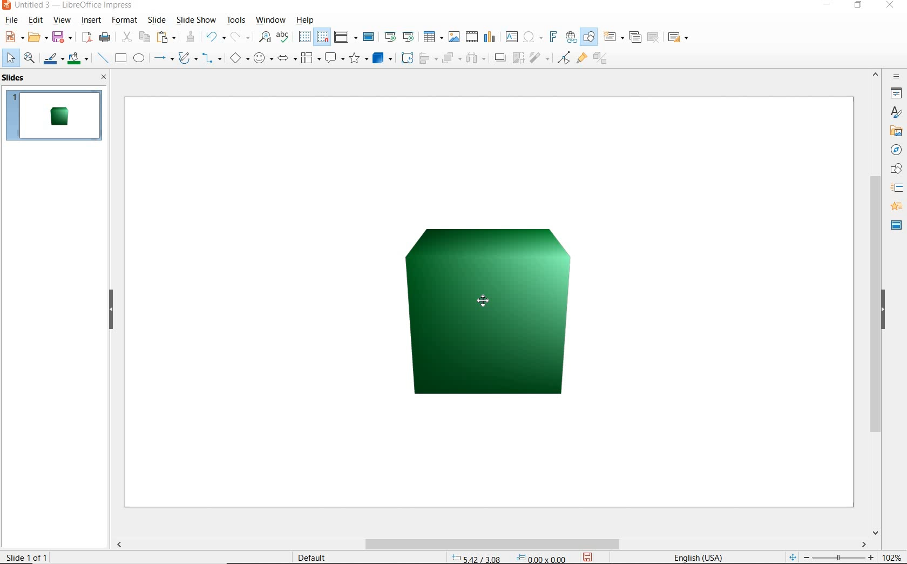 This screenshot has width=907, height=564. Describe the element at coordinates (125, 20) in the screenshot. I see `format` at that location.